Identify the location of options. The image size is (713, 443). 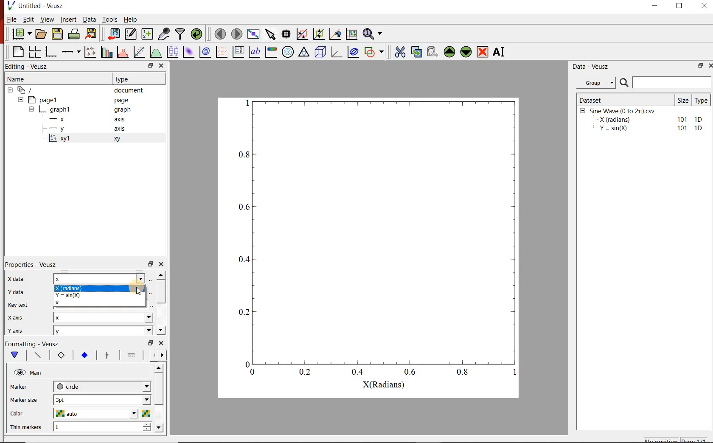
(131, 356).